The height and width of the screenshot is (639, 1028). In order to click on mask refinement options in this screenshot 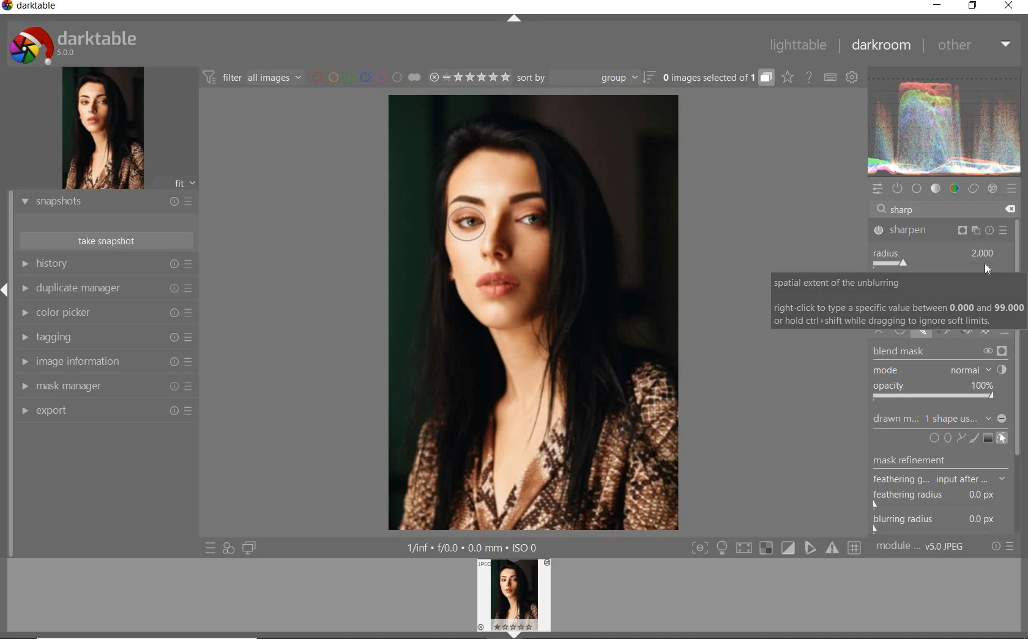, I will do `click(940, 481)`.